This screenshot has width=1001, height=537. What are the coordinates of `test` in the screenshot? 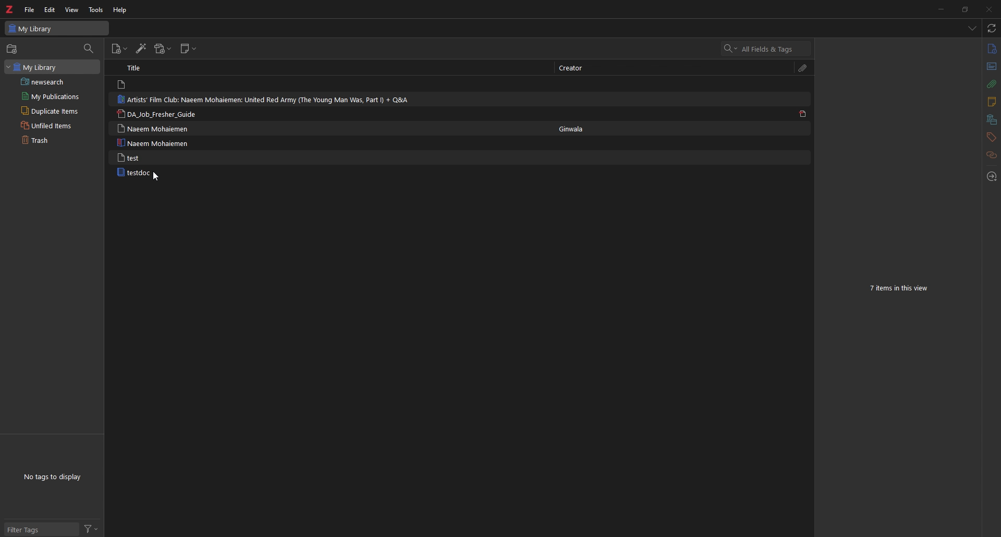 It's located at (130, 157).